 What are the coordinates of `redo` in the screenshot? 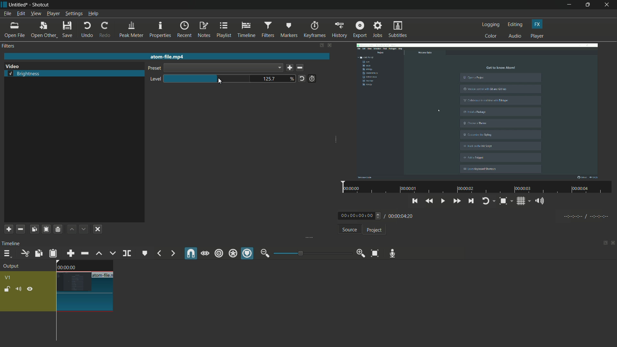 It's located at (104, 30).